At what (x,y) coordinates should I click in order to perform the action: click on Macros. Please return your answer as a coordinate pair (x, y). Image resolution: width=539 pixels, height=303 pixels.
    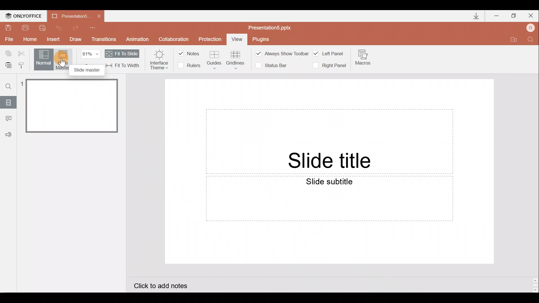
    Looking at the image, I should click on (368, 57).